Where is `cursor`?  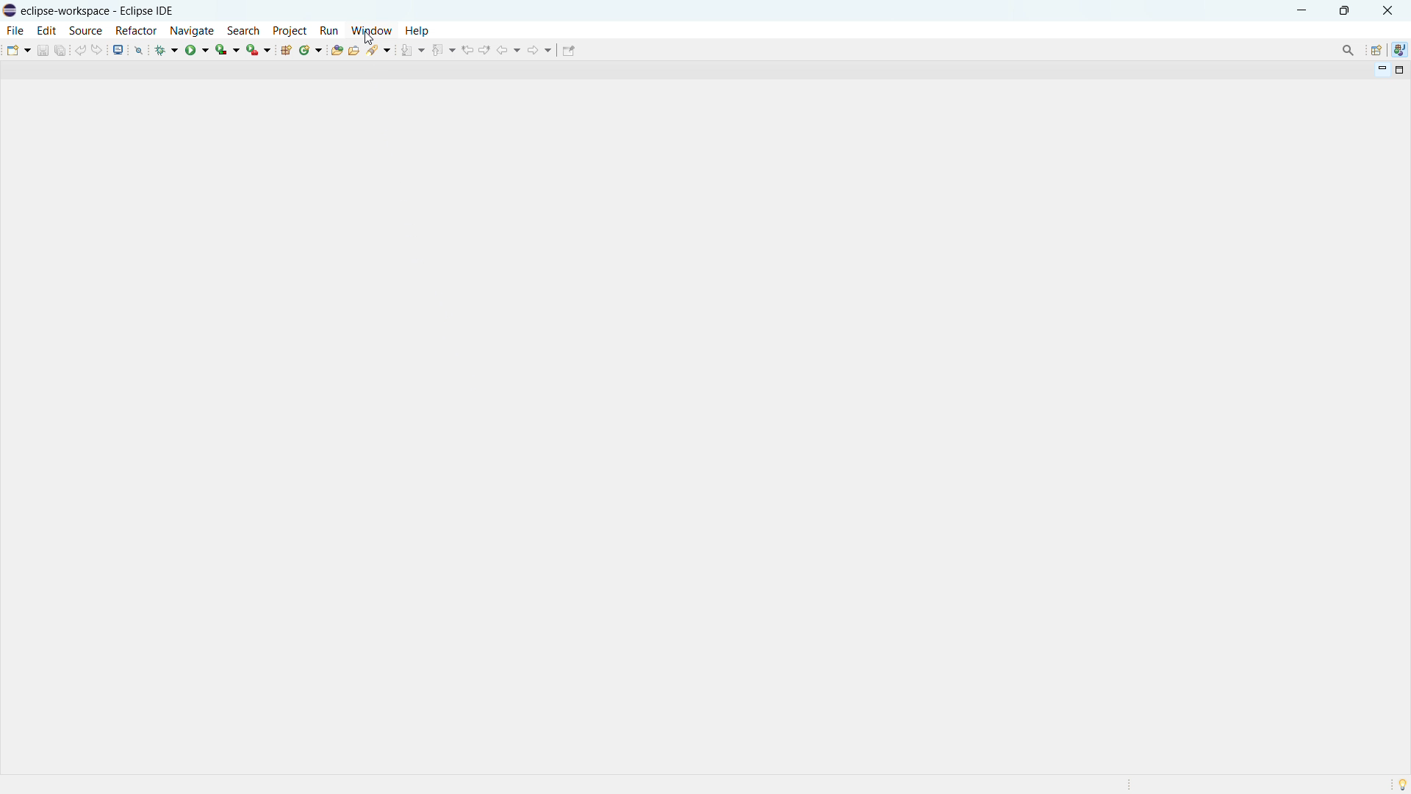 cursor is located at coordinates (366, 39).